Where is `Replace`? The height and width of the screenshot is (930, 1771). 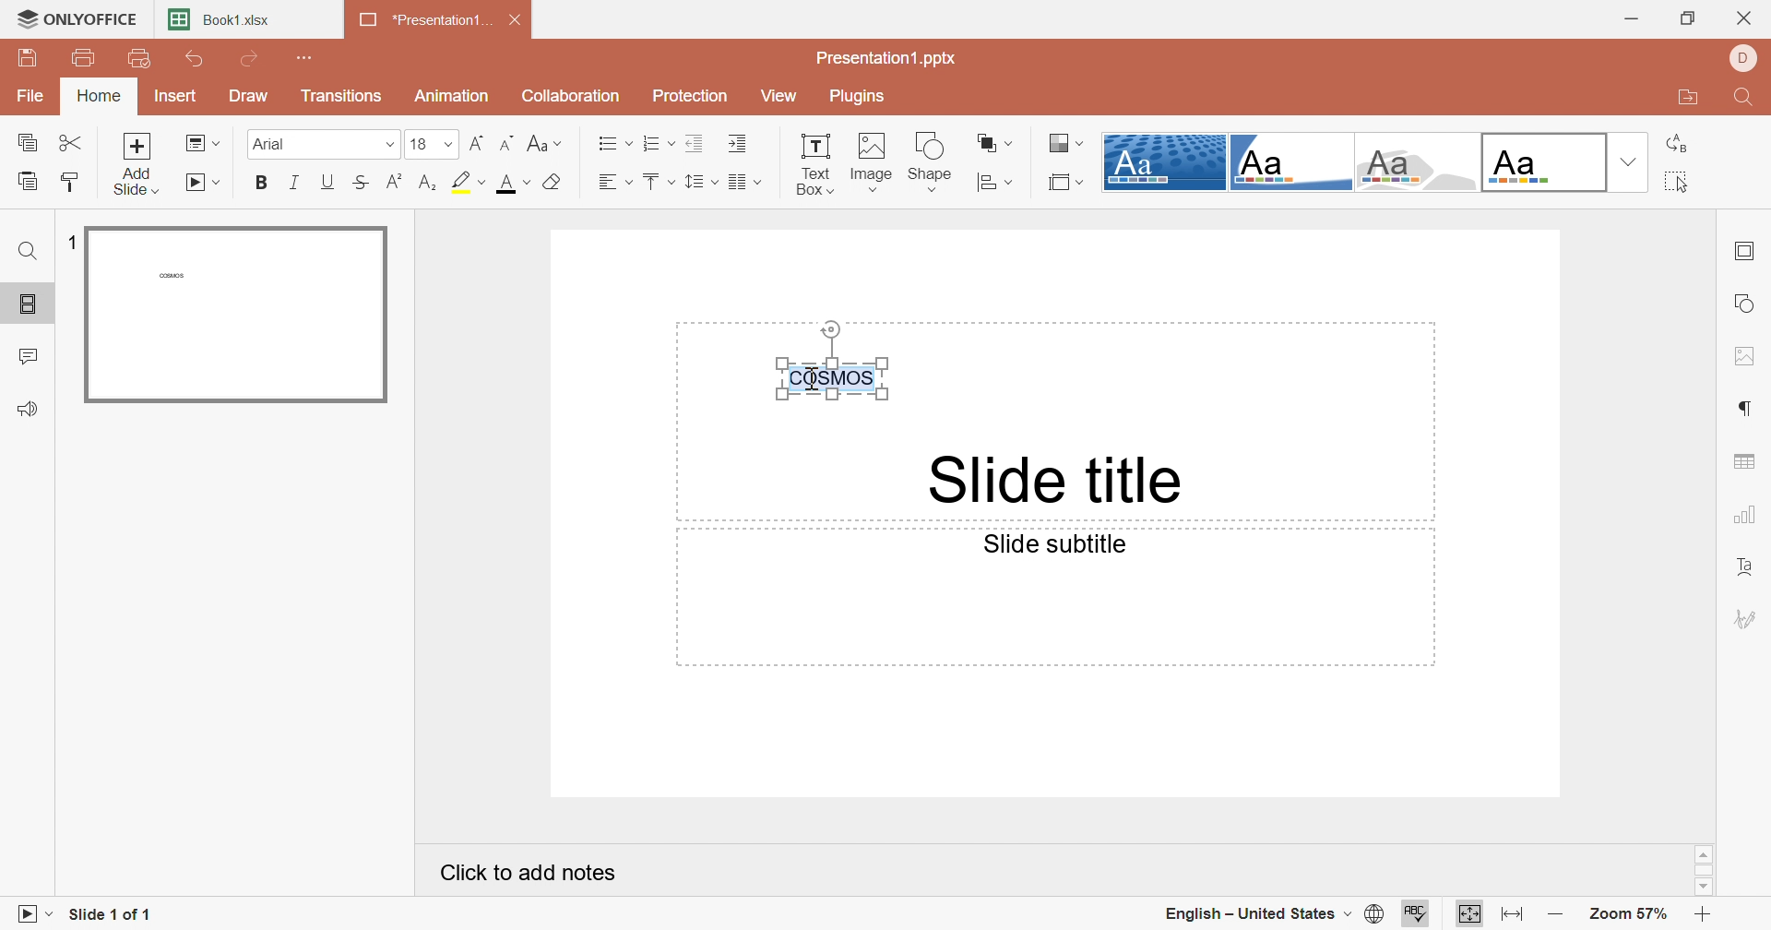 Replace is located at coordinates (1676, 146).